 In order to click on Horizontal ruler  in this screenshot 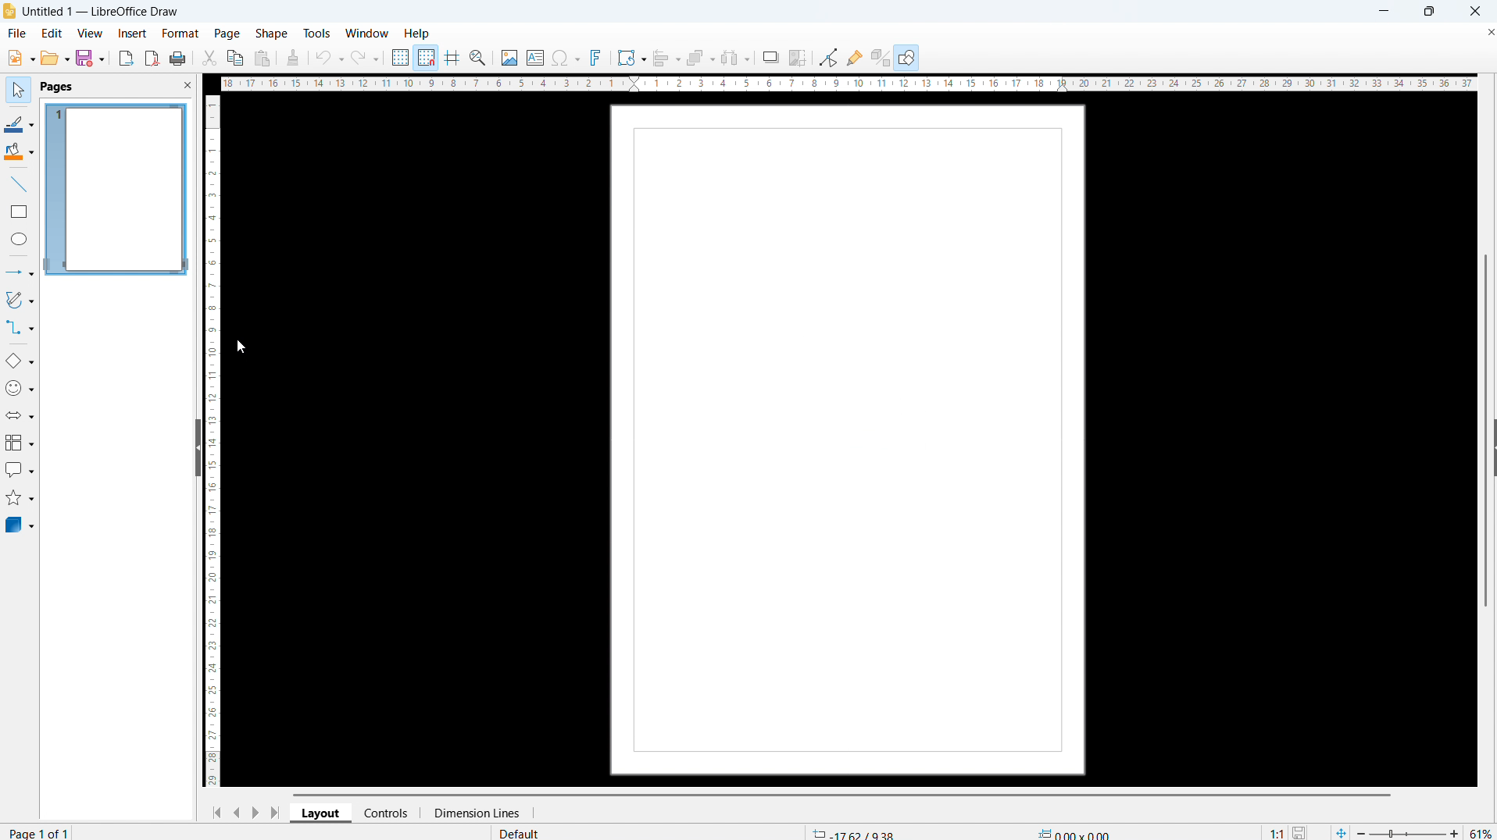, I will do `click(847, 83)`.